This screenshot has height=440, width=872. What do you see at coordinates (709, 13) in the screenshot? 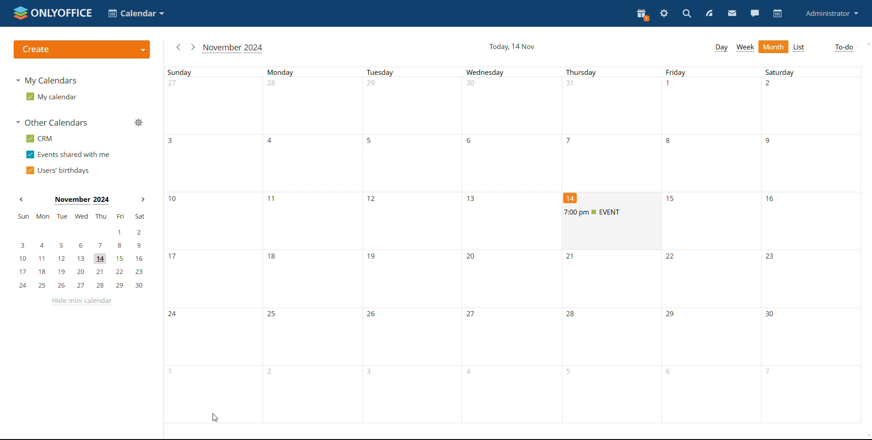
I see `feed` at bounding box center [709, 13].